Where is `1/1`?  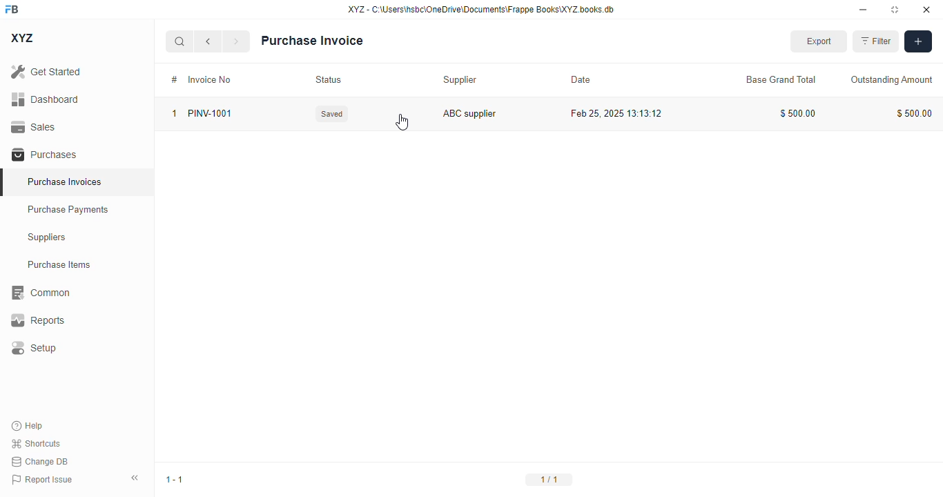 1/1 is located at coordinates (547, 479).